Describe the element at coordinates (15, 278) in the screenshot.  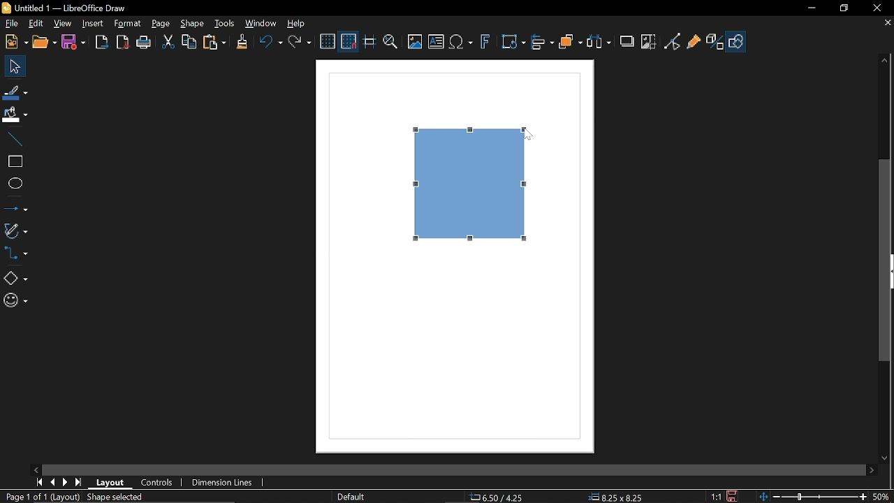
I see `Basic shapes` at that location.